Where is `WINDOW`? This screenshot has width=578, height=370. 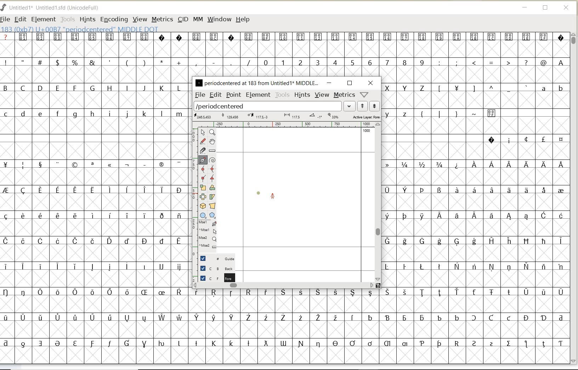 WINDOW is located at coordinates (219, 19).